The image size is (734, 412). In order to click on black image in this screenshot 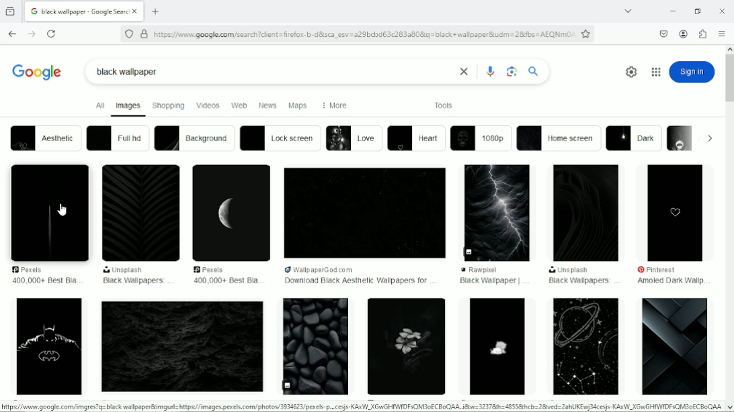, I will do `click(232, 213)`.